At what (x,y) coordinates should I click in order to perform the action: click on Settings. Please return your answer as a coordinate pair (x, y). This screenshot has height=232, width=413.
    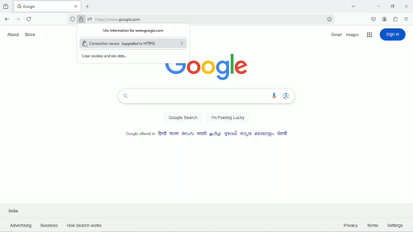
    Looking at the image, I should click on (395, 224).